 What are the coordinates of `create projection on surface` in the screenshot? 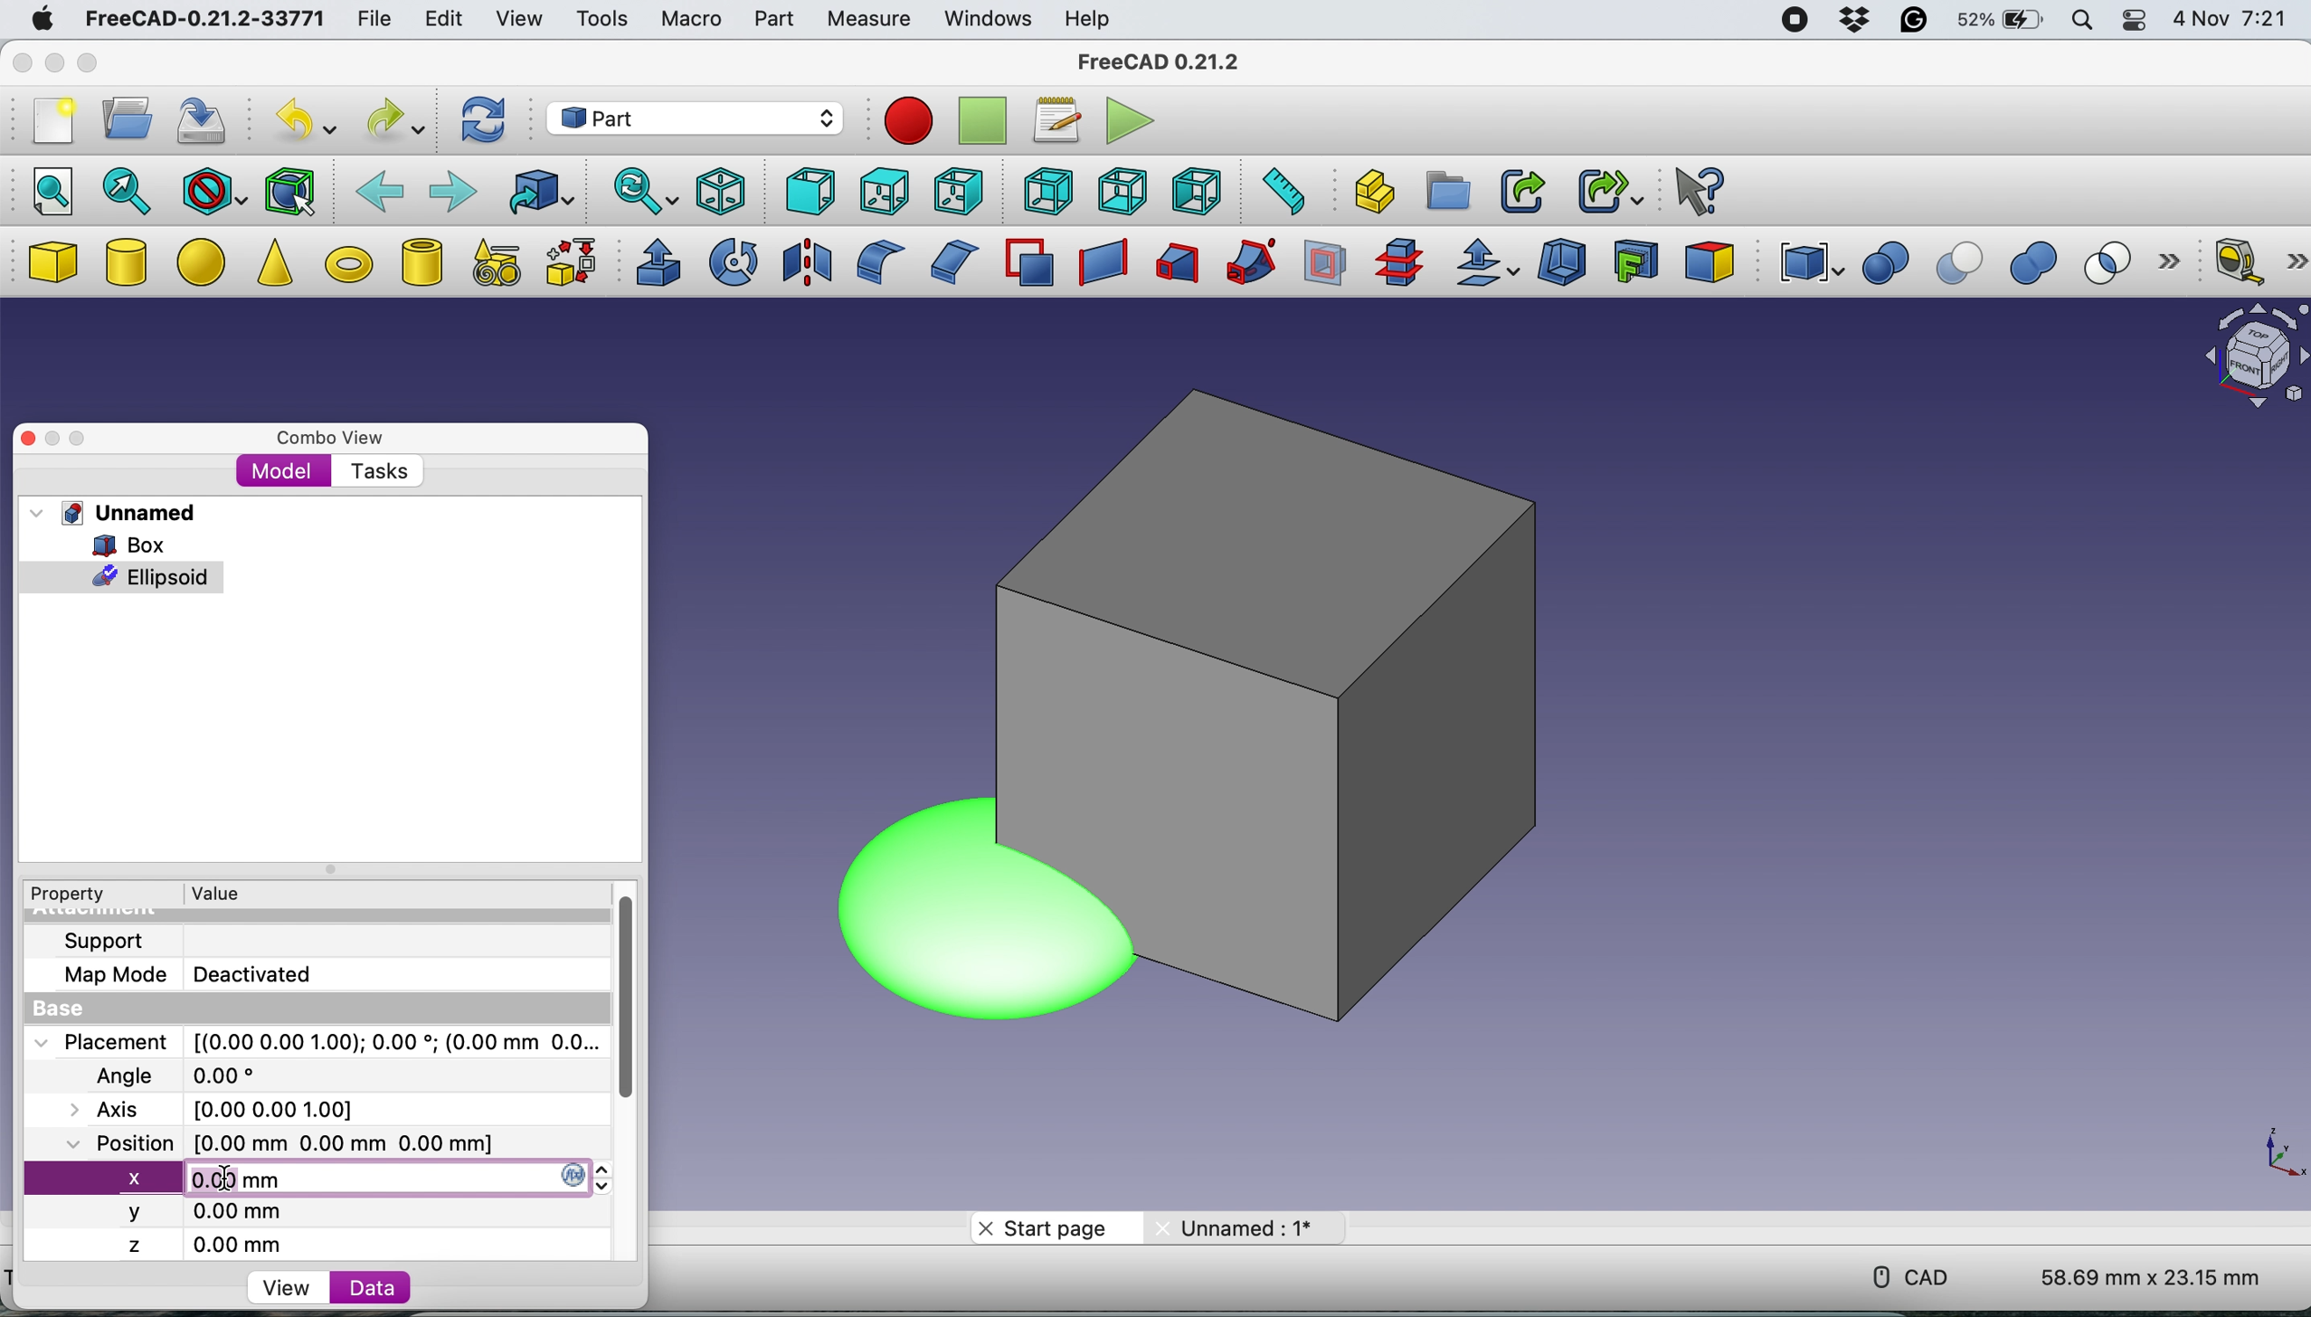 It's located at (1636, 260).